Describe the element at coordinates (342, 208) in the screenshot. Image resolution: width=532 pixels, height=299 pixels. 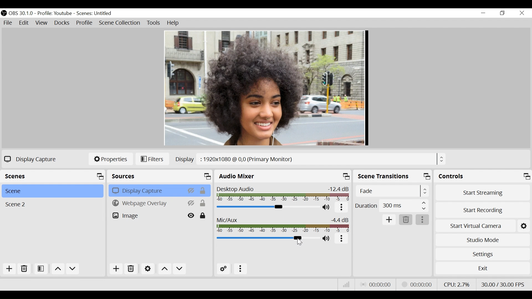
I see `more option` at that location.